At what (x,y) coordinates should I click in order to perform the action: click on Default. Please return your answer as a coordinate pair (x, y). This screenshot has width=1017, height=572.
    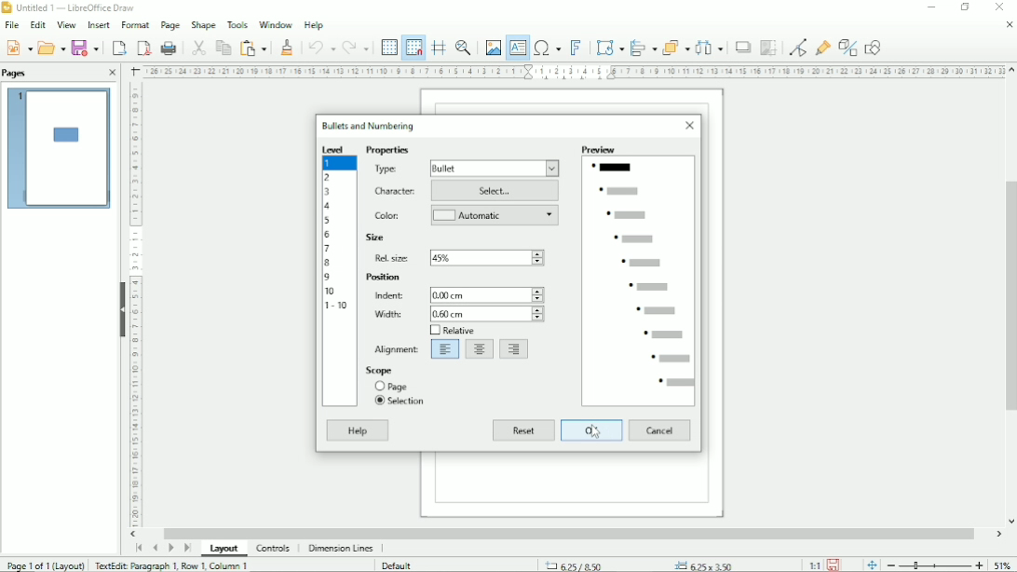
    Looking at the image, I should click on (399, 565).